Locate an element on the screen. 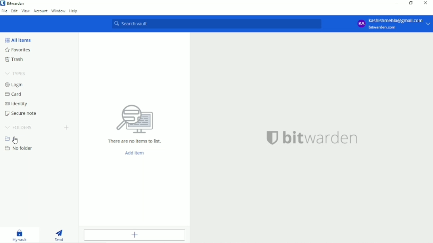  All items is located at coordinates (17, 40).